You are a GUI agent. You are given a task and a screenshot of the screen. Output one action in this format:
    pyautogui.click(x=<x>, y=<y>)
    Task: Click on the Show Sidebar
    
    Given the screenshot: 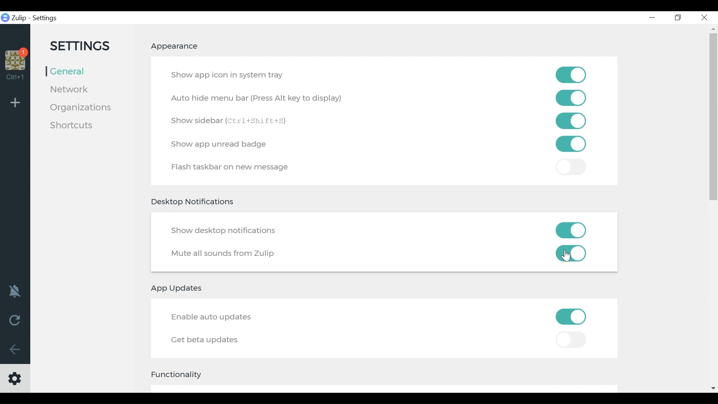 What is the action you would take?
    pyautogui.click(x=234, y=121)
    